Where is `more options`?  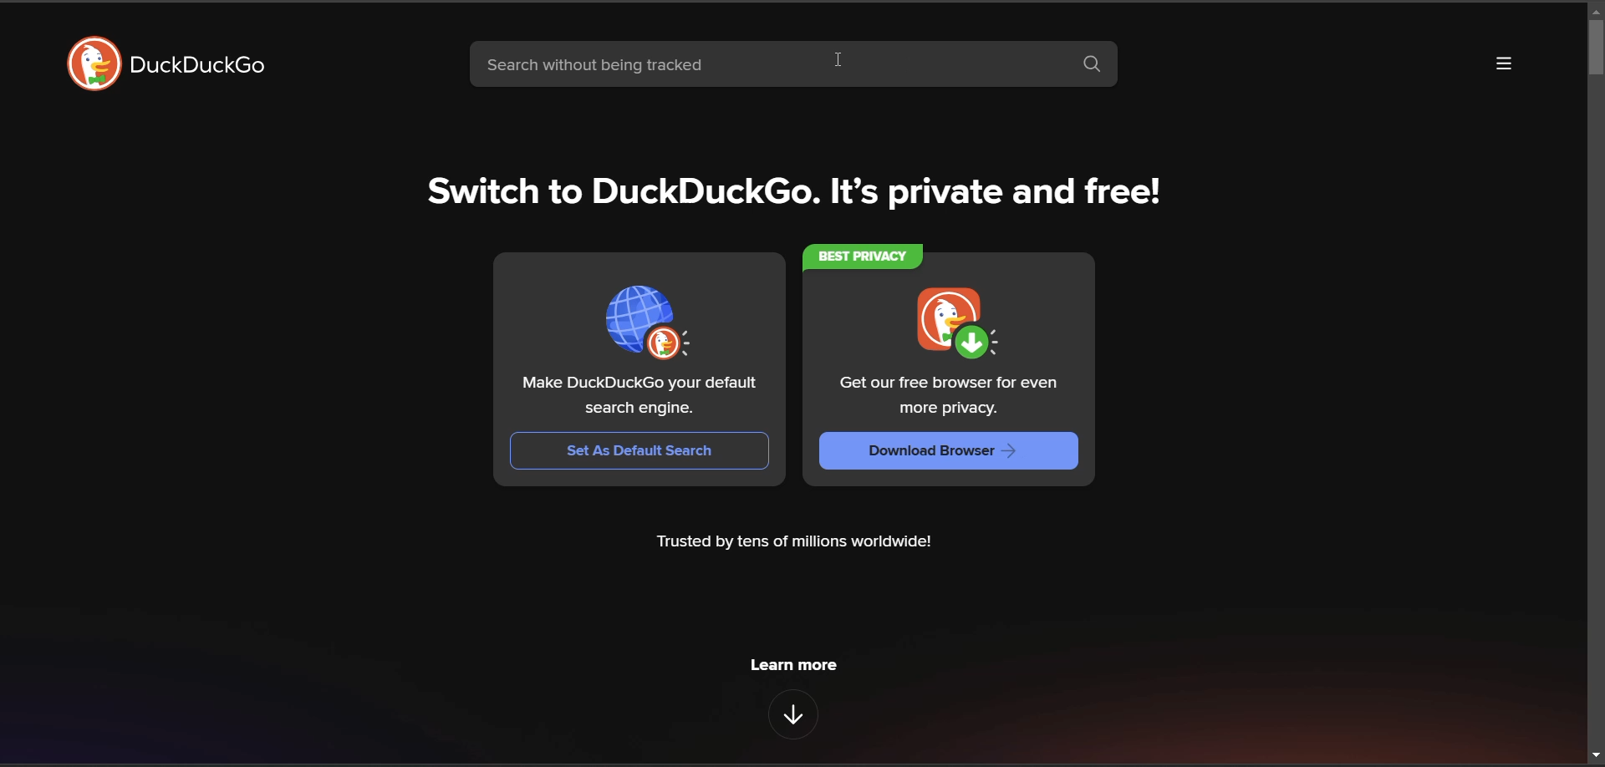
more options is located at coordinates (1501, 66).